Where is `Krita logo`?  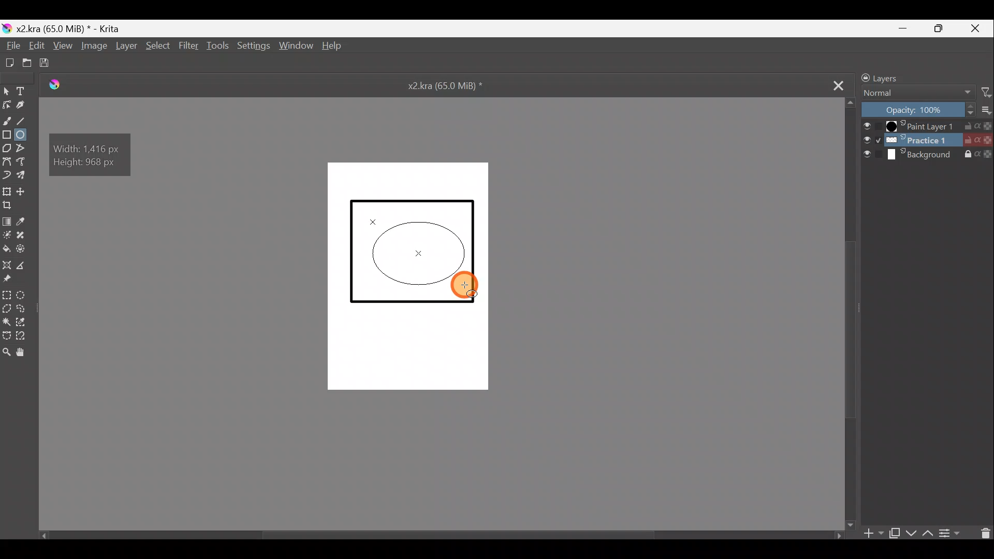
Krita logo is located at coordinates (6, 27).